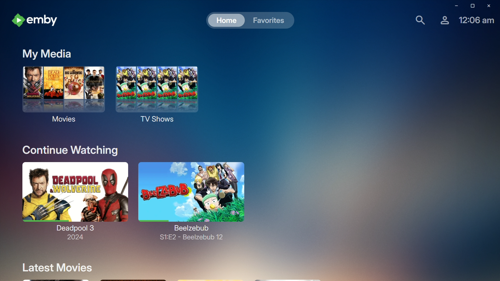 The height and width of the screenshot is (281, 500). I want to click on Latest Movies, so click(54, 266).